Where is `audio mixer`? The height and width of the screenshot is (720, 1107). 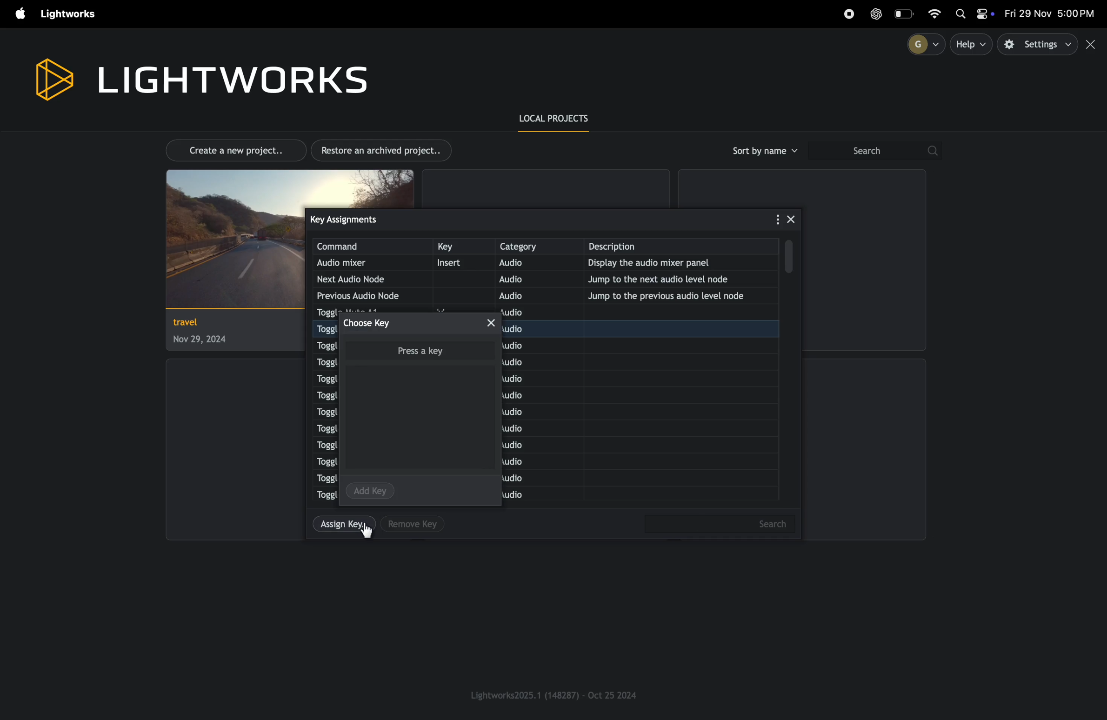 audio mixer is located at coordinates (360, 263).